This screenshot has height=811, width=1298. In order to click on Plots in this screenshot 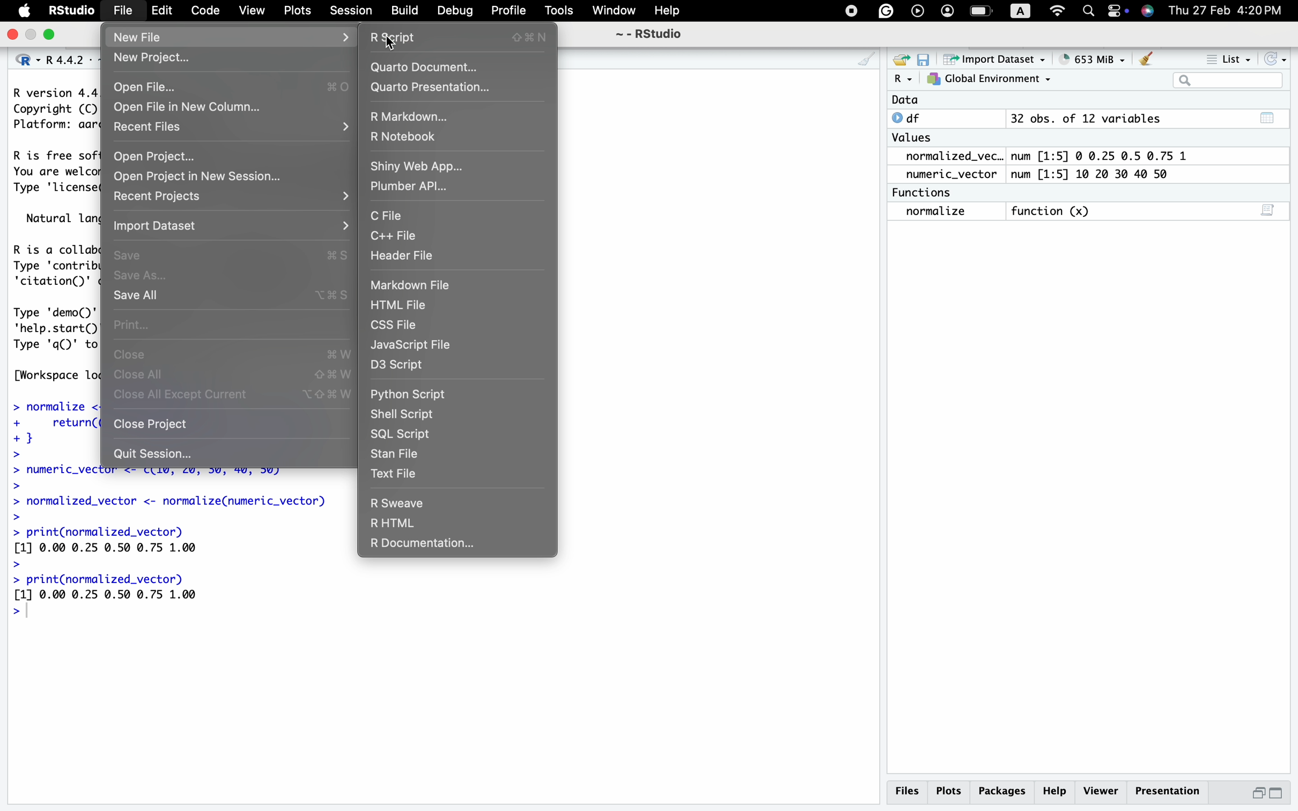, I will do `click(299, 11)`.